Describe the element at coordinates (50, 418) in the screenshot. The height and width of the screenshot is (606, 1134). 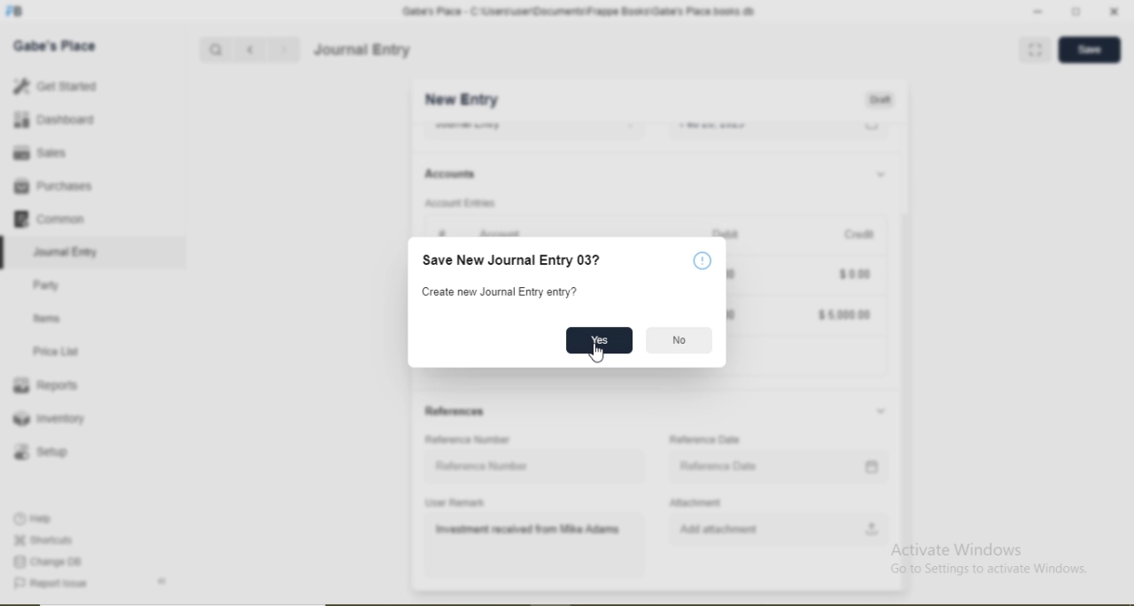
I see `Inventory` at that location.